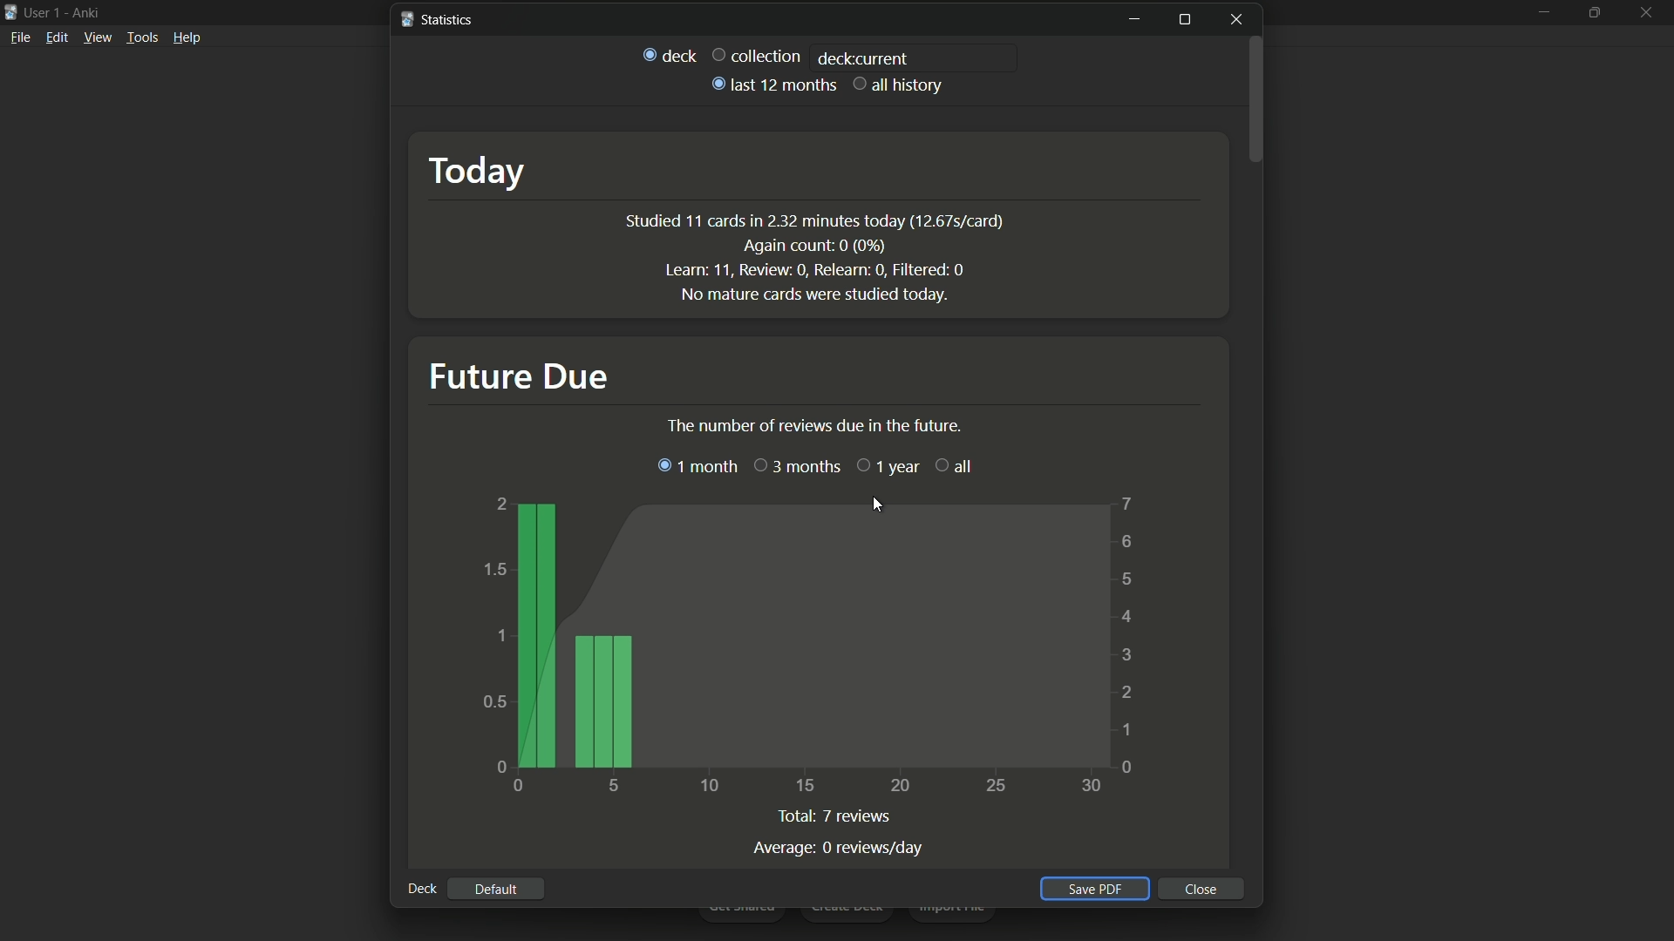  Describe the element at coordinates (698, 465) in the screenshot. I see `1 month` at that location.